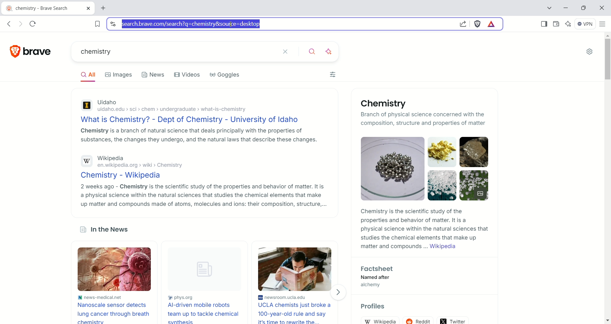 The height and width of the screenshot is (324, 611). What do you see at coordinates (87, 161) in the screenshot?
I see `Wikipedia logo` at bounding box center [87, 161].